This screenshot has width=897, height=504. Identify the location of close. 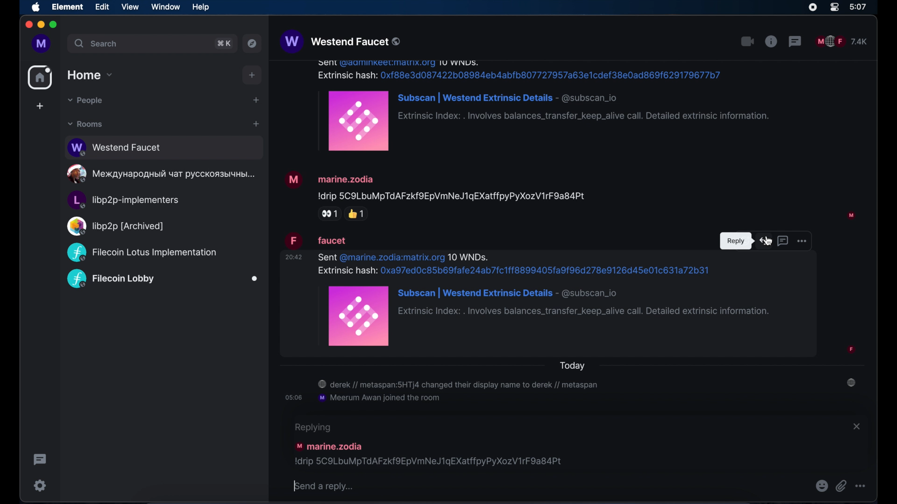
(858, 427).